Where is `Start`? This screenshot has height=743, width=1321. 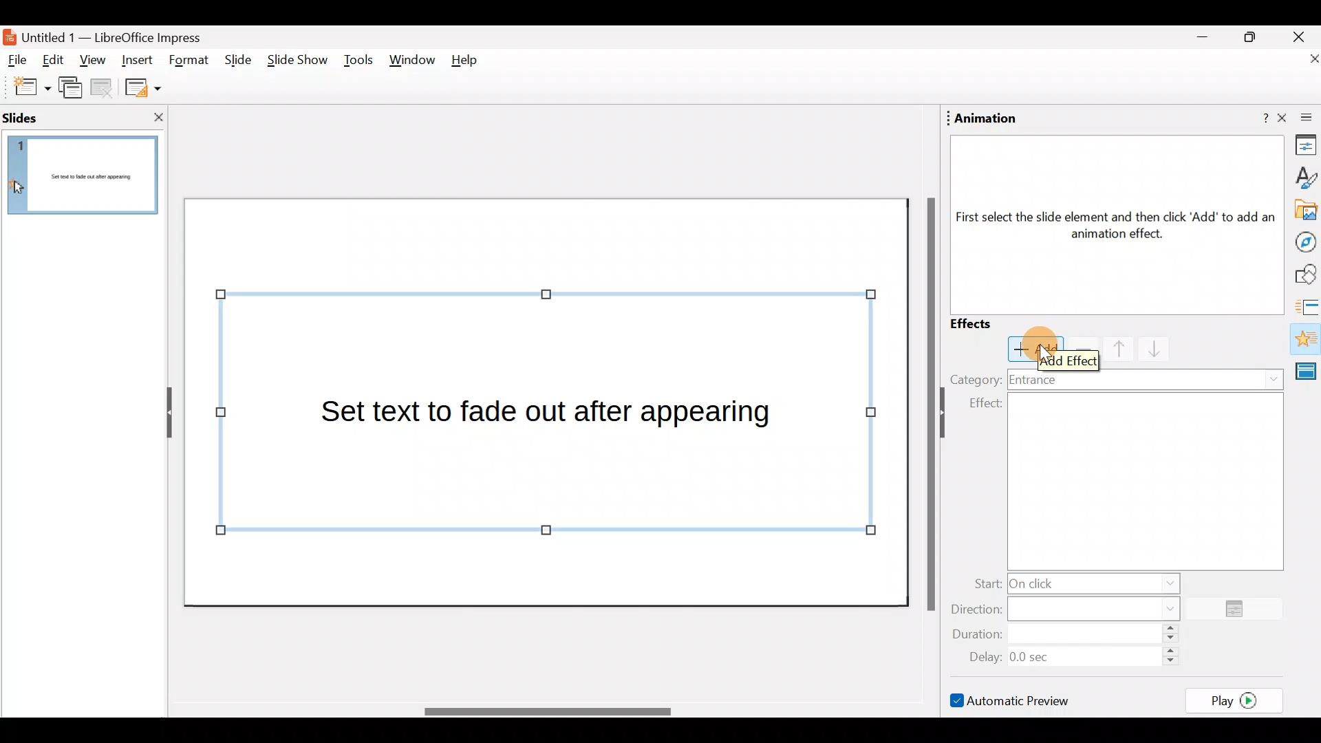 Start is located at coordinates (1073, 582).